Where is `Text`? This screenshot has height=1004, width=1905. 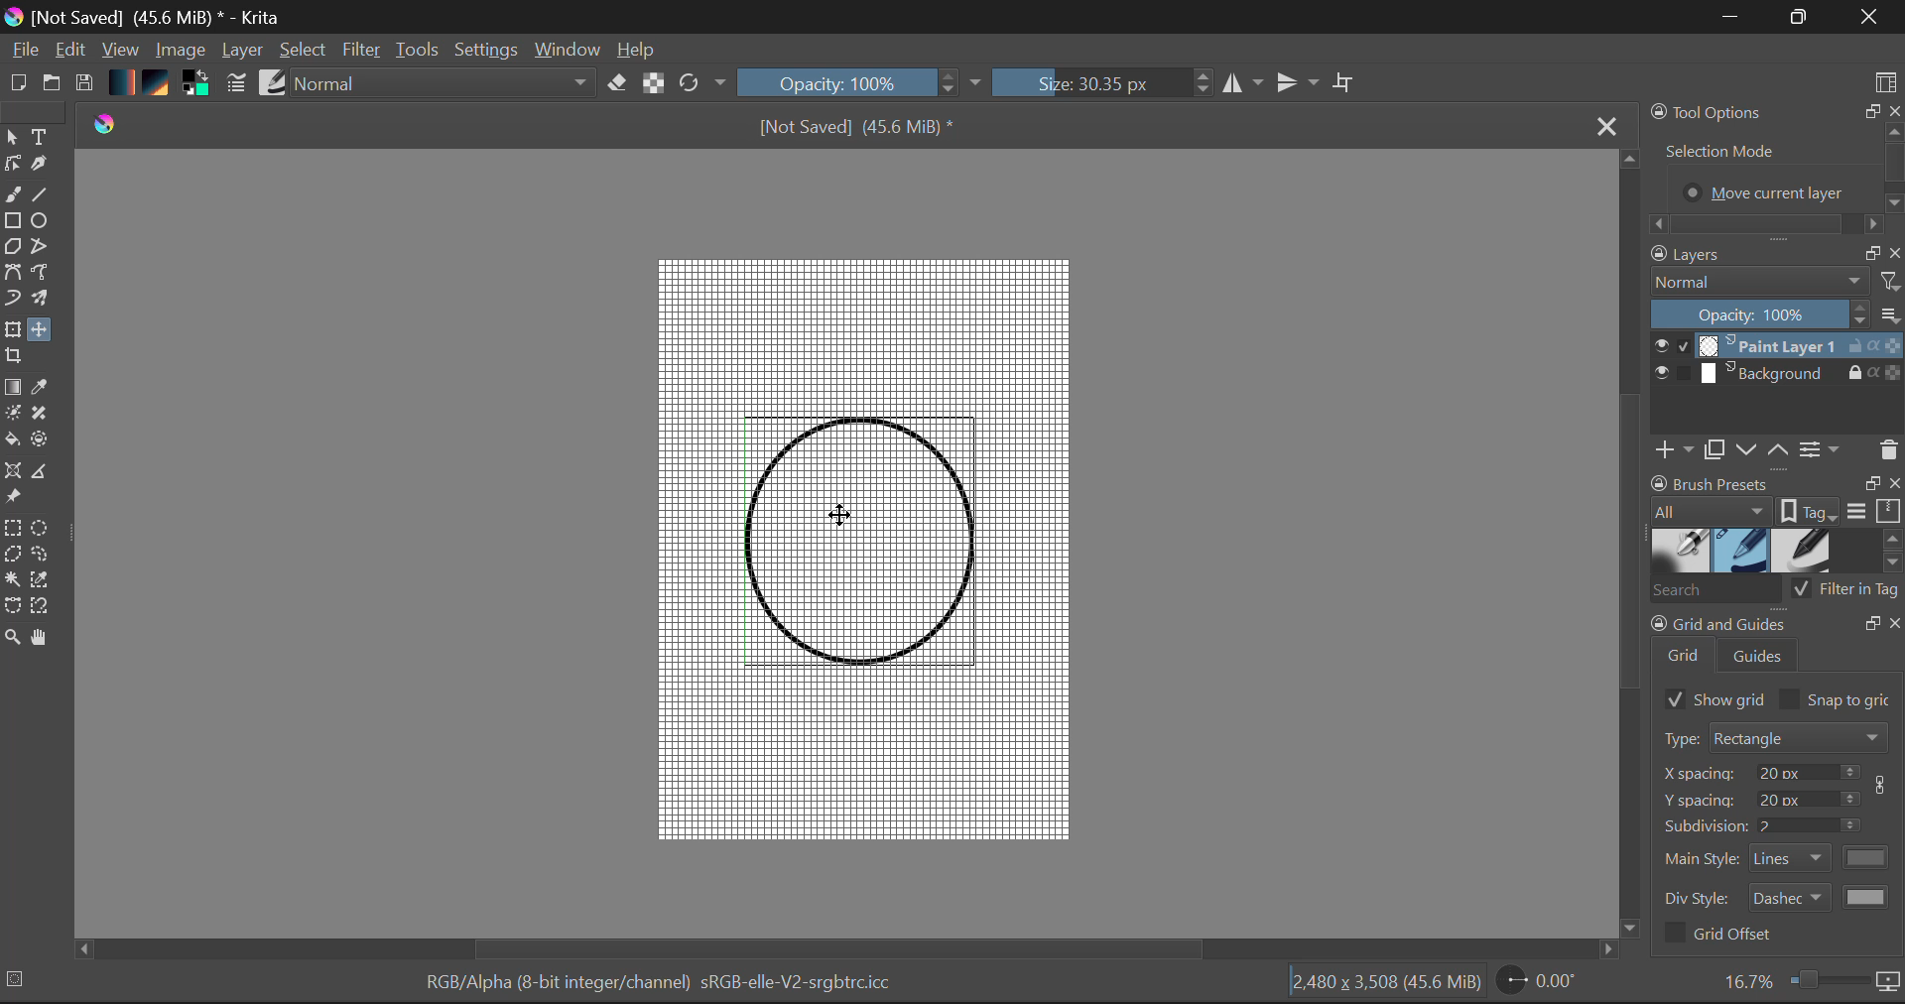 Text is located at coordinates (41, 136).